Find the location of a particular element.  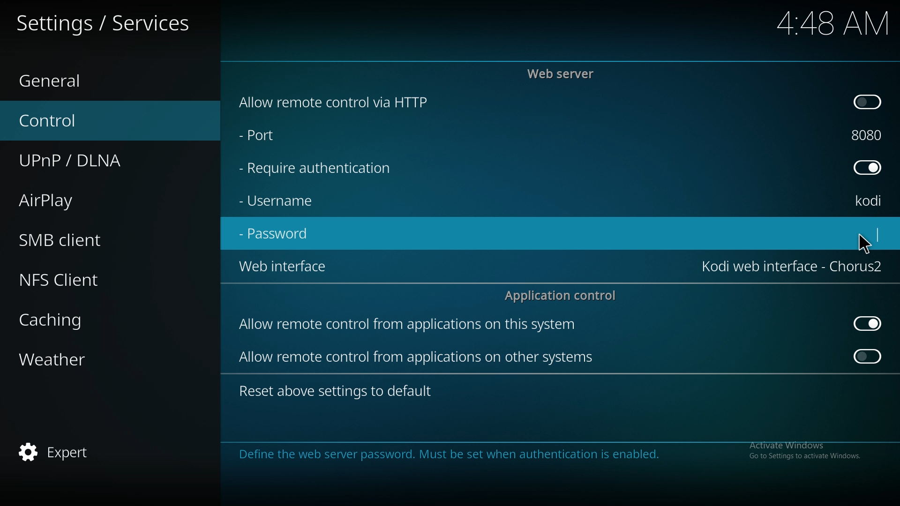

expert is located at coordinates (62, 453).